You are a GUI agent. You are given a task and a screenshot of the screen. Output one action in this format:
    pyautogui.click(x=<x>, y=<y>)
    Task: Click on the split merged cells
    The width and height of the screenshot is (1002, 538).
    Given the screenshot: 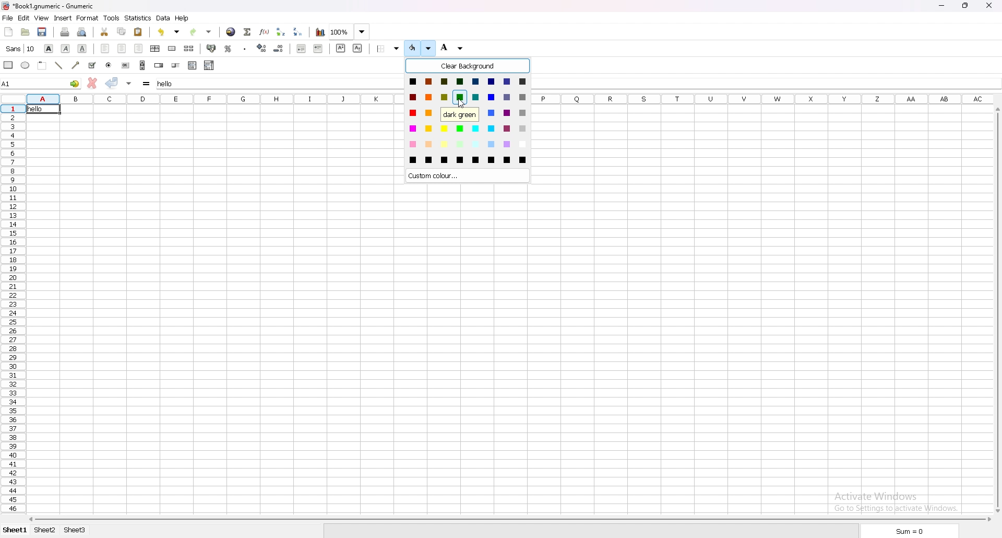 What is the action you would take?
    pyautogui.click(x=189, y=48)
    